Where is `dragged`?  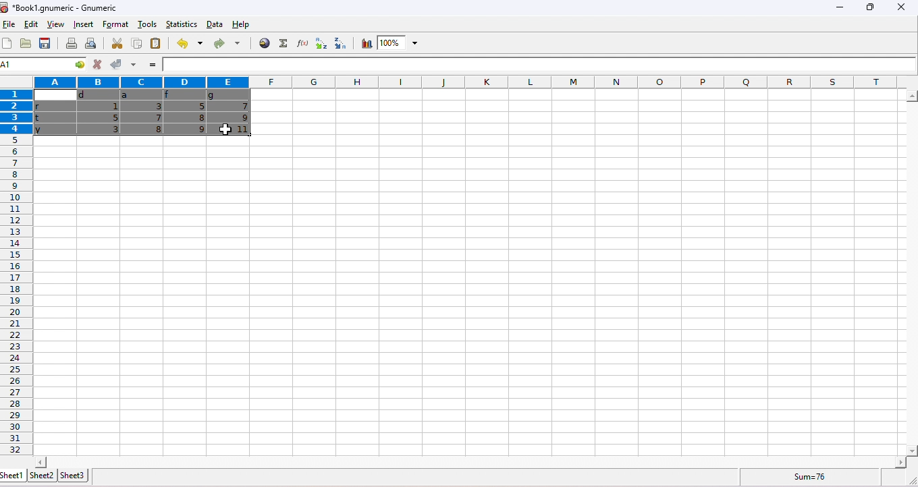 dragged is located at coordinates (140, 115).